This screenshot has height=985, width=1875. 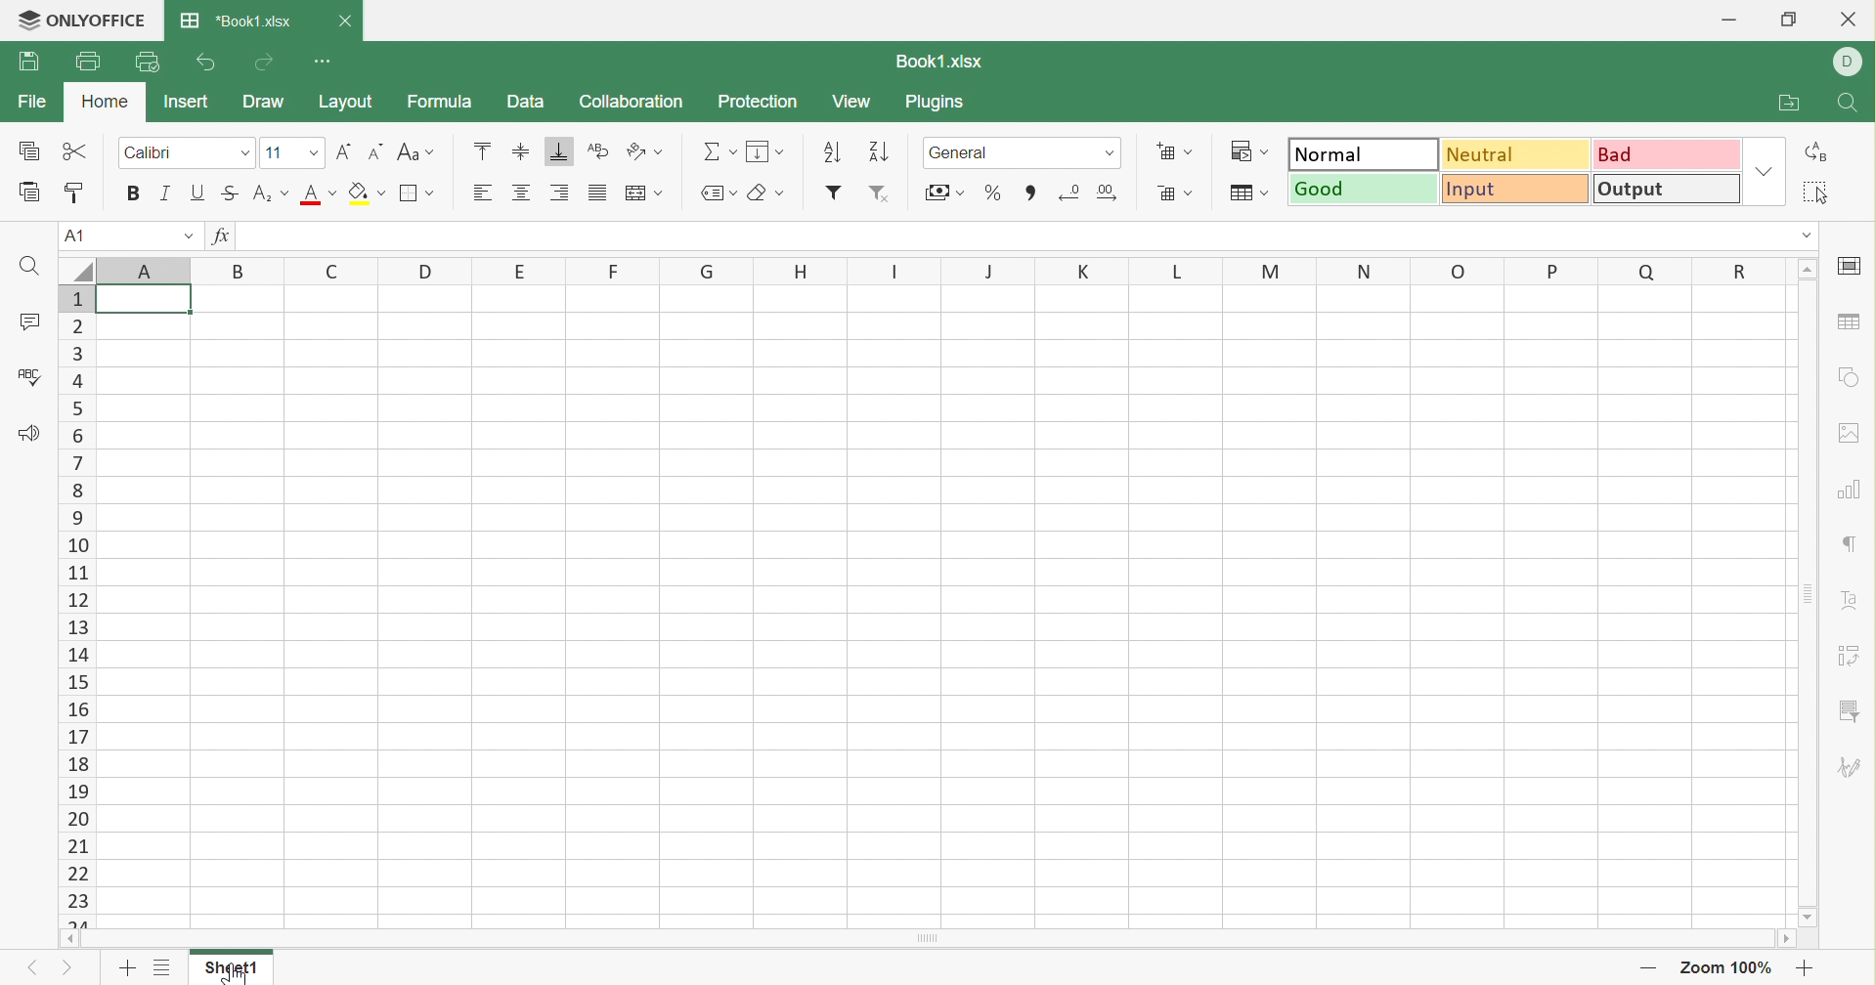 I want to click on Insert cells, so click(x=1175, y=150).